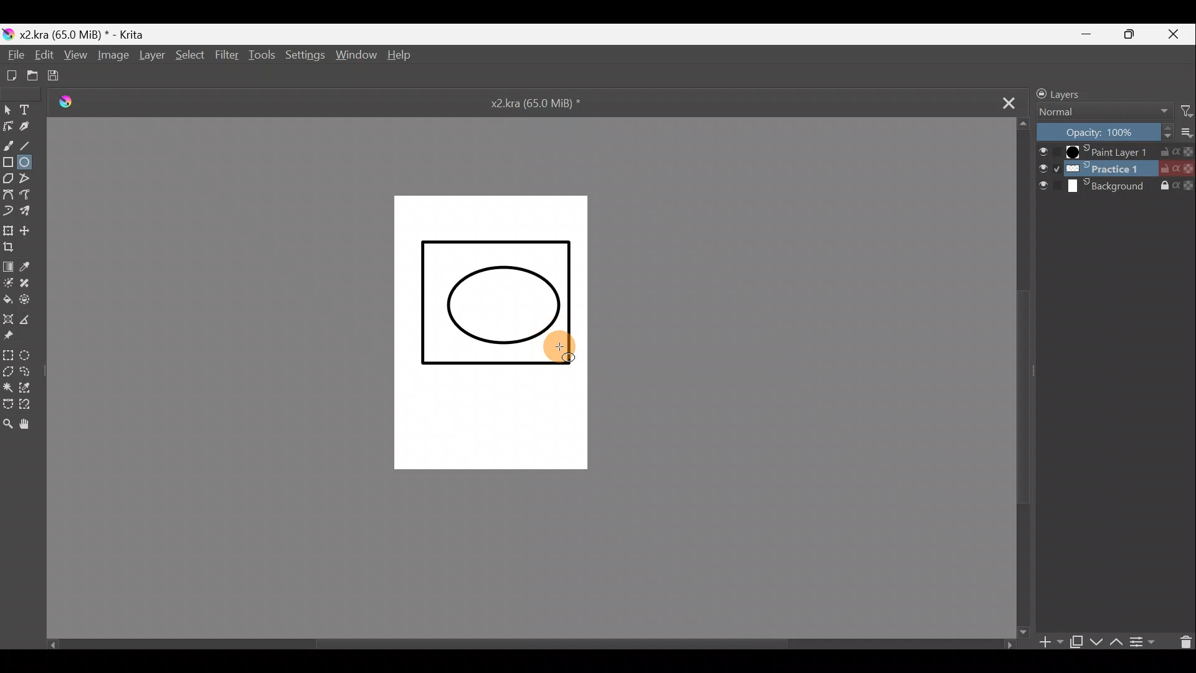 The height and width of the screenshot is (673, 1196). I want to click on Help, so click(402, 57).